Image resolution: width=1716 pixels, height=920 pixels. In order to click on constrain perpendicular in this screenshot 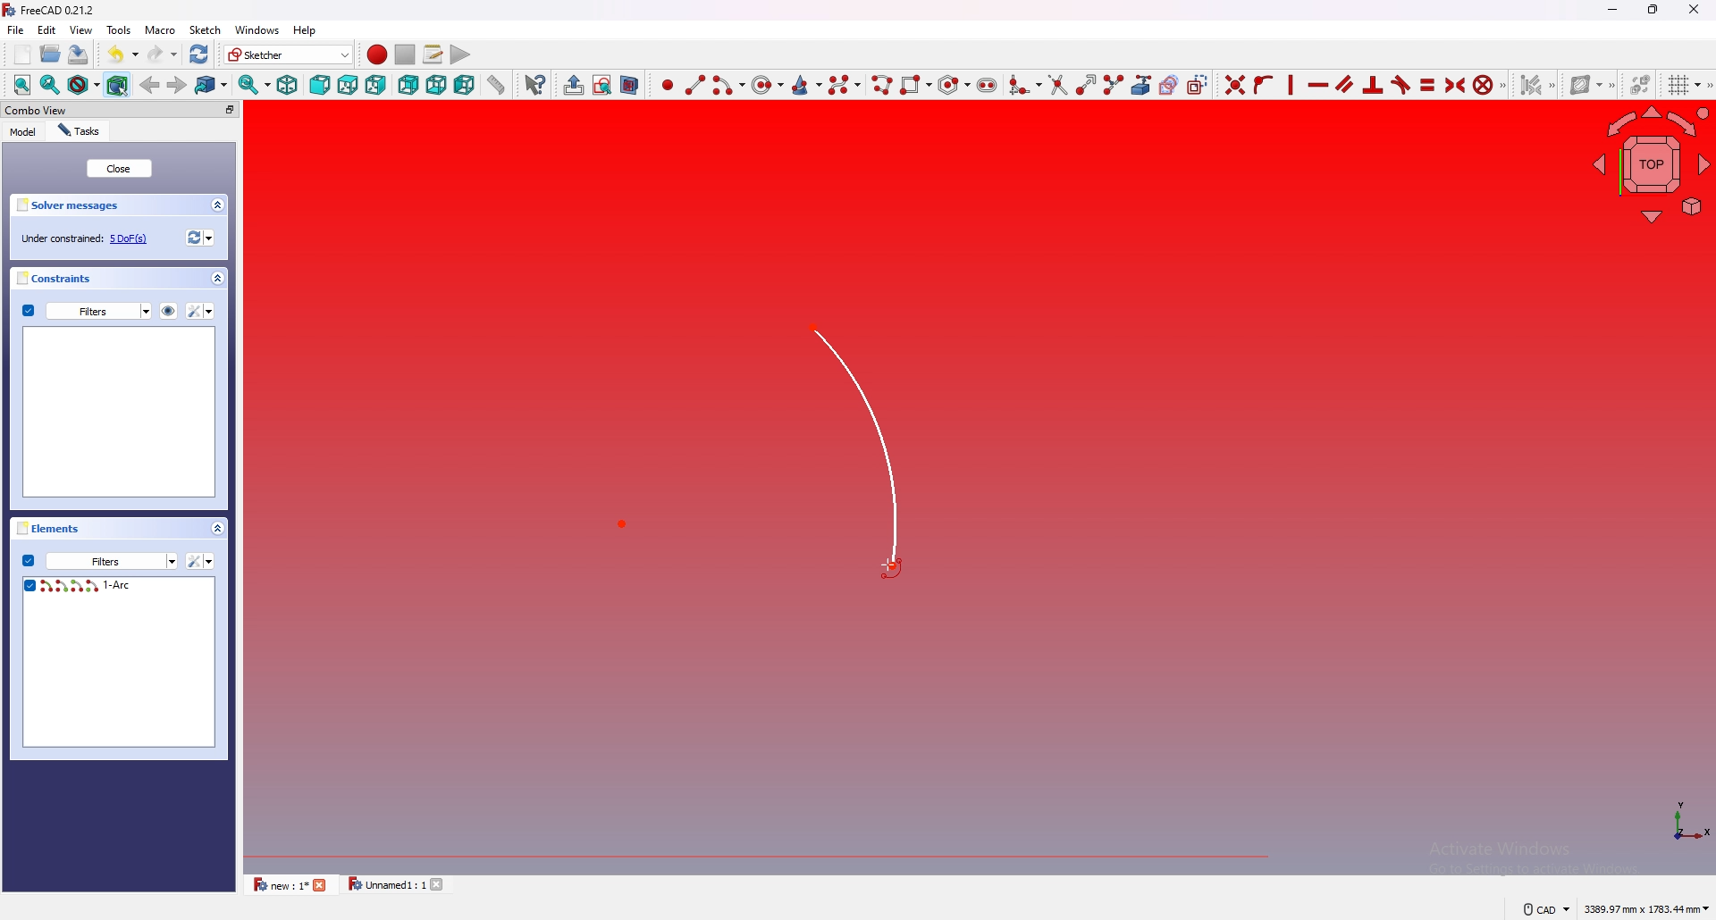, I will do `click(1374, 86)`.